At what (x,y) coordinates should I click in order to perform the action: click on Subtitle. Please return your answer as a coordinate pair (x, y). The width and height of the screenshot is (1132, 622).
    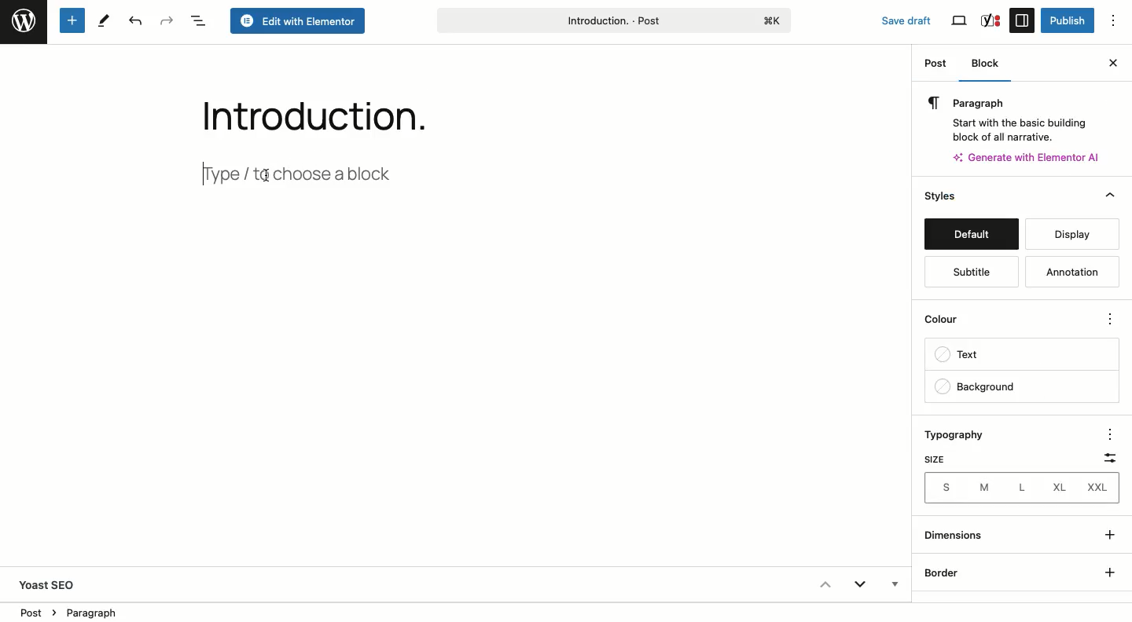
    Looking at the image, I should click on (968, 273).